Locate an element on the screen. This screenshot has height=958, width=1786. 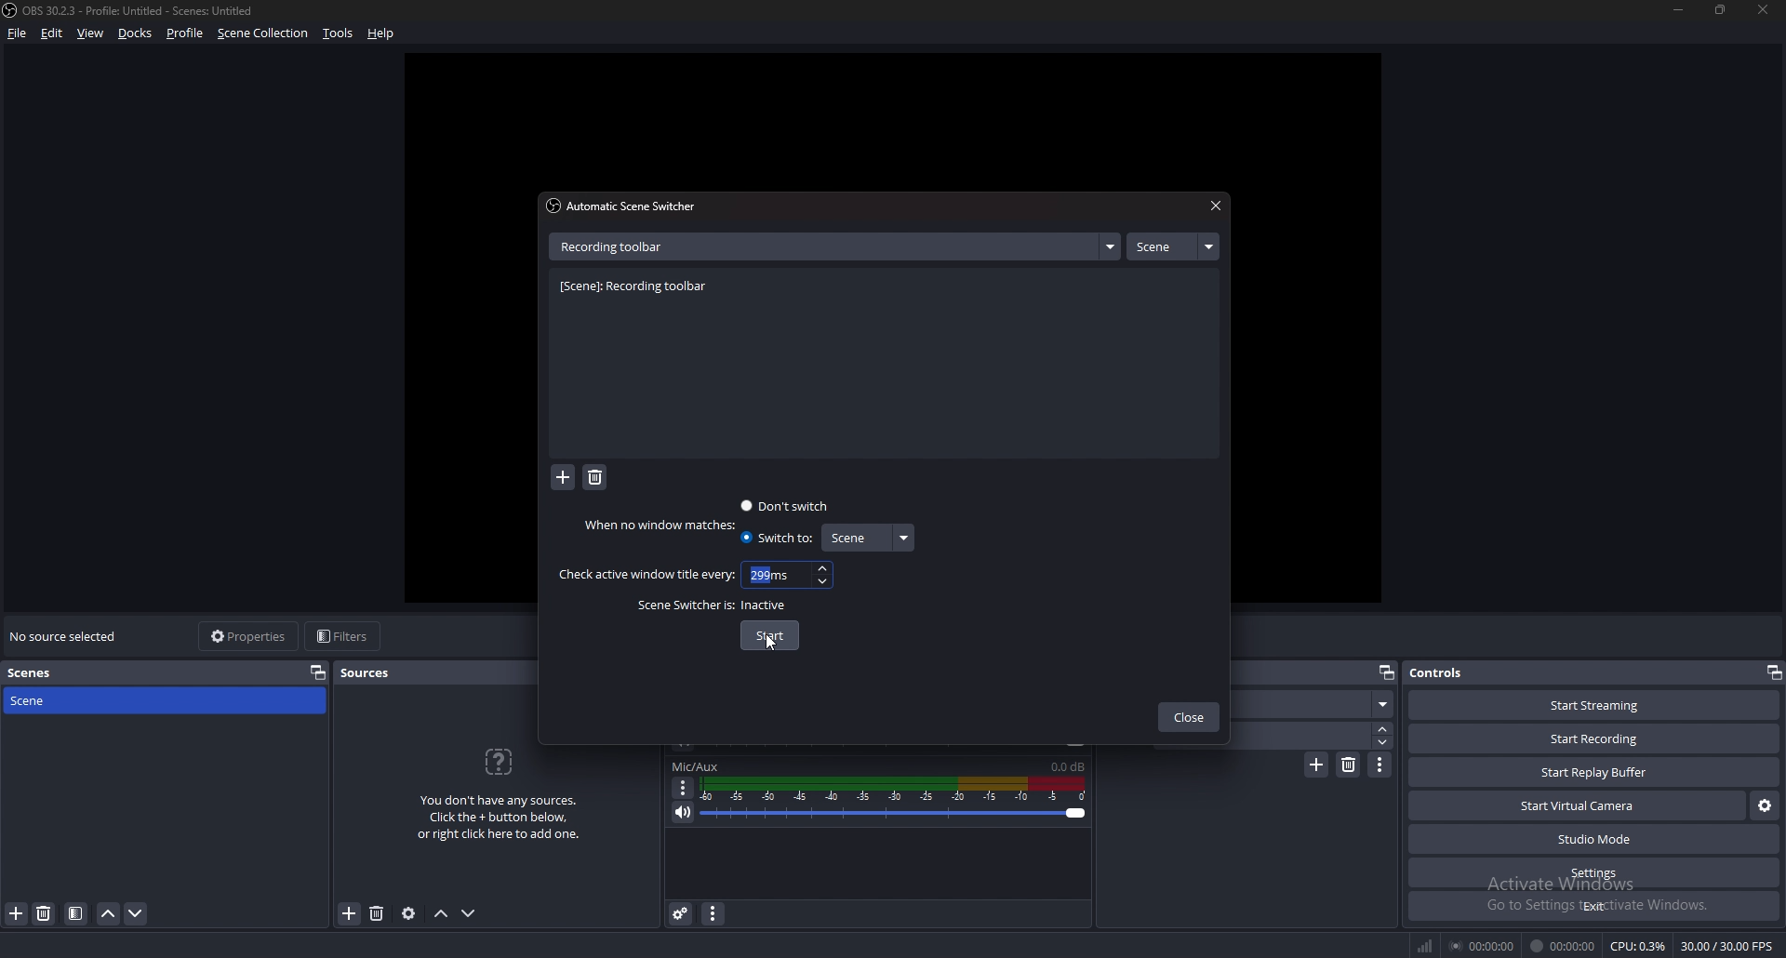
start virtual camera is located at coordinates (1579, 805).